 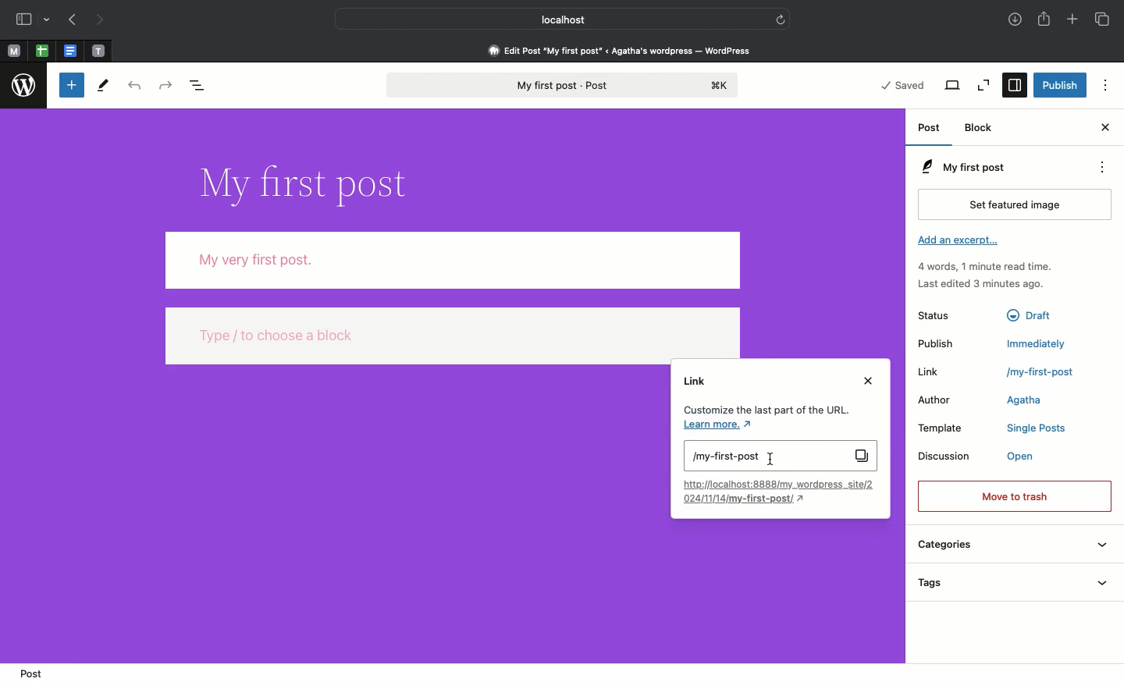 I want to click on Single Posts, so click(x=1035, y=428).